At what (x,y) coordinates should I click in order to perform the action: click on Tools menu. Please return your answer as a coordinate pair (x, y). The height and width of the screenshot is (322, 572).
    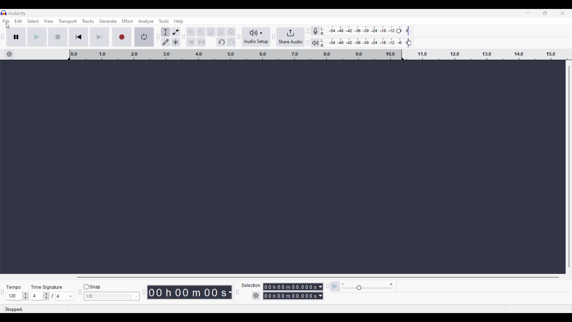
    Looking at the image, I should click on (164, 21).